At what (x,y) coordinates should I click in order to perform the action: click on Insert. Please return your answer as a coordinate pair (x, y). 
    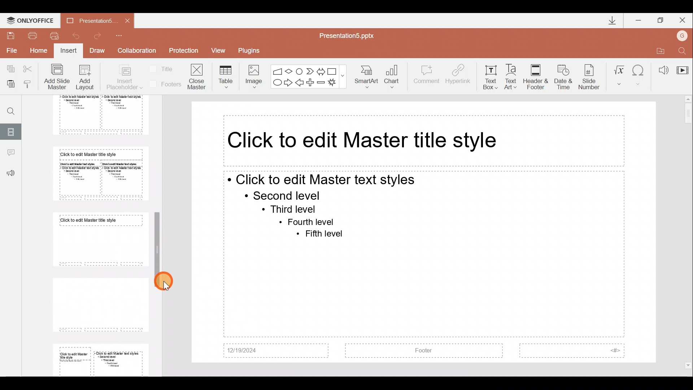
    Looking at the image, I should click on (69, 51).